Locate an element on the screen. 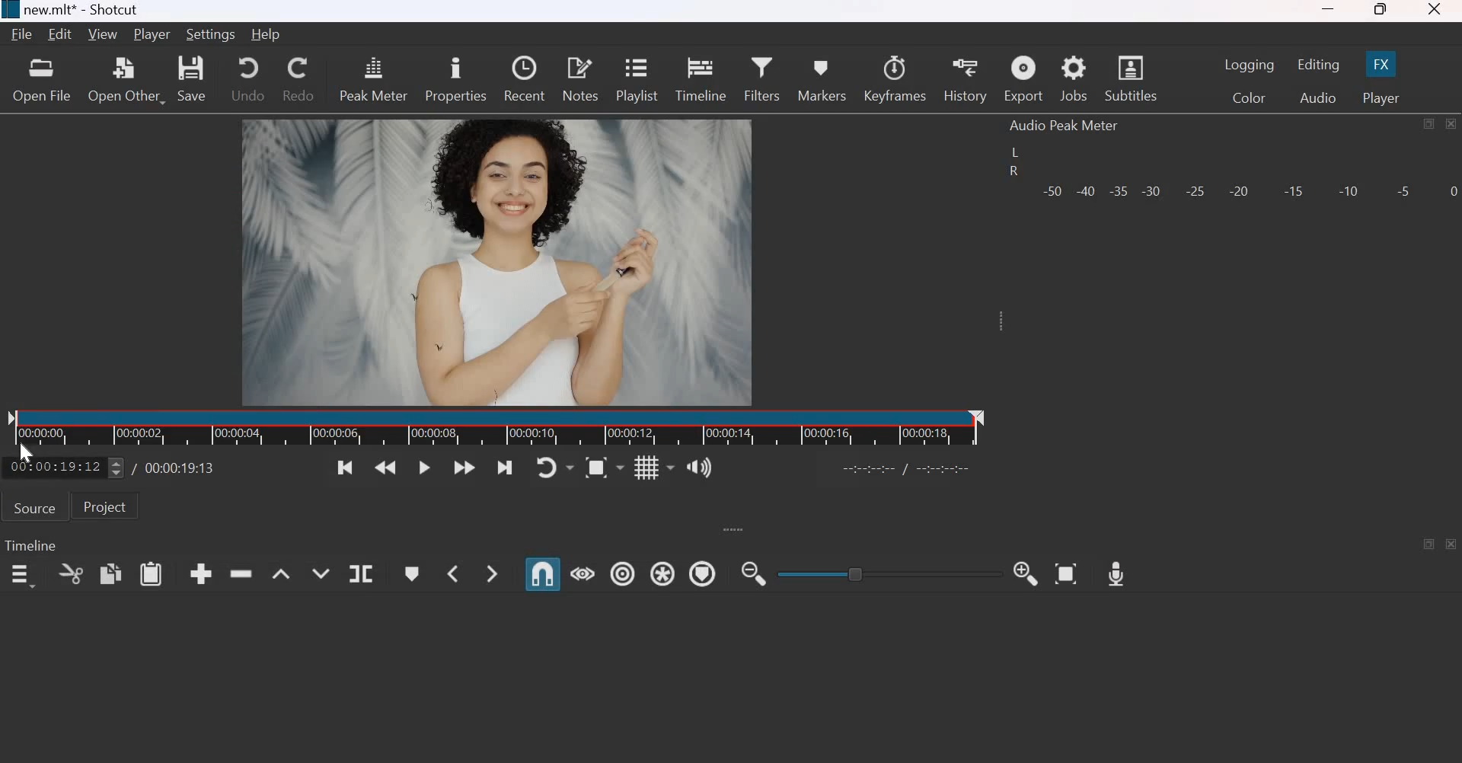 The height and width of the screenshot is (763, 1462). Total duration is located at coordinates (174, 466).